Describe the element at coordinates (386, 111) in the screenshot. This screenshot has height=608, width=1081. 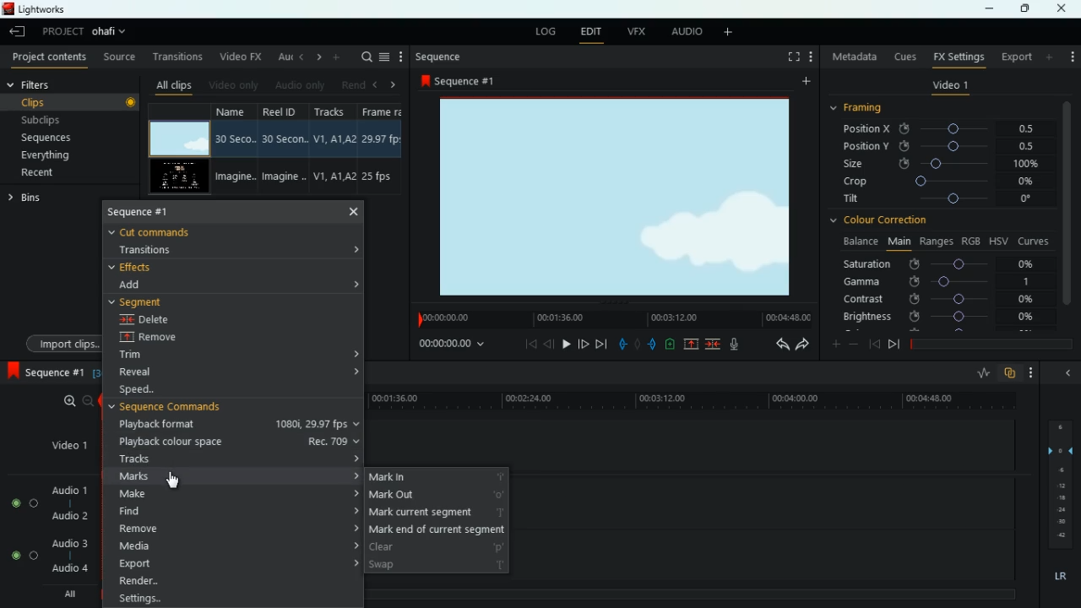
I see `frame` at that location.